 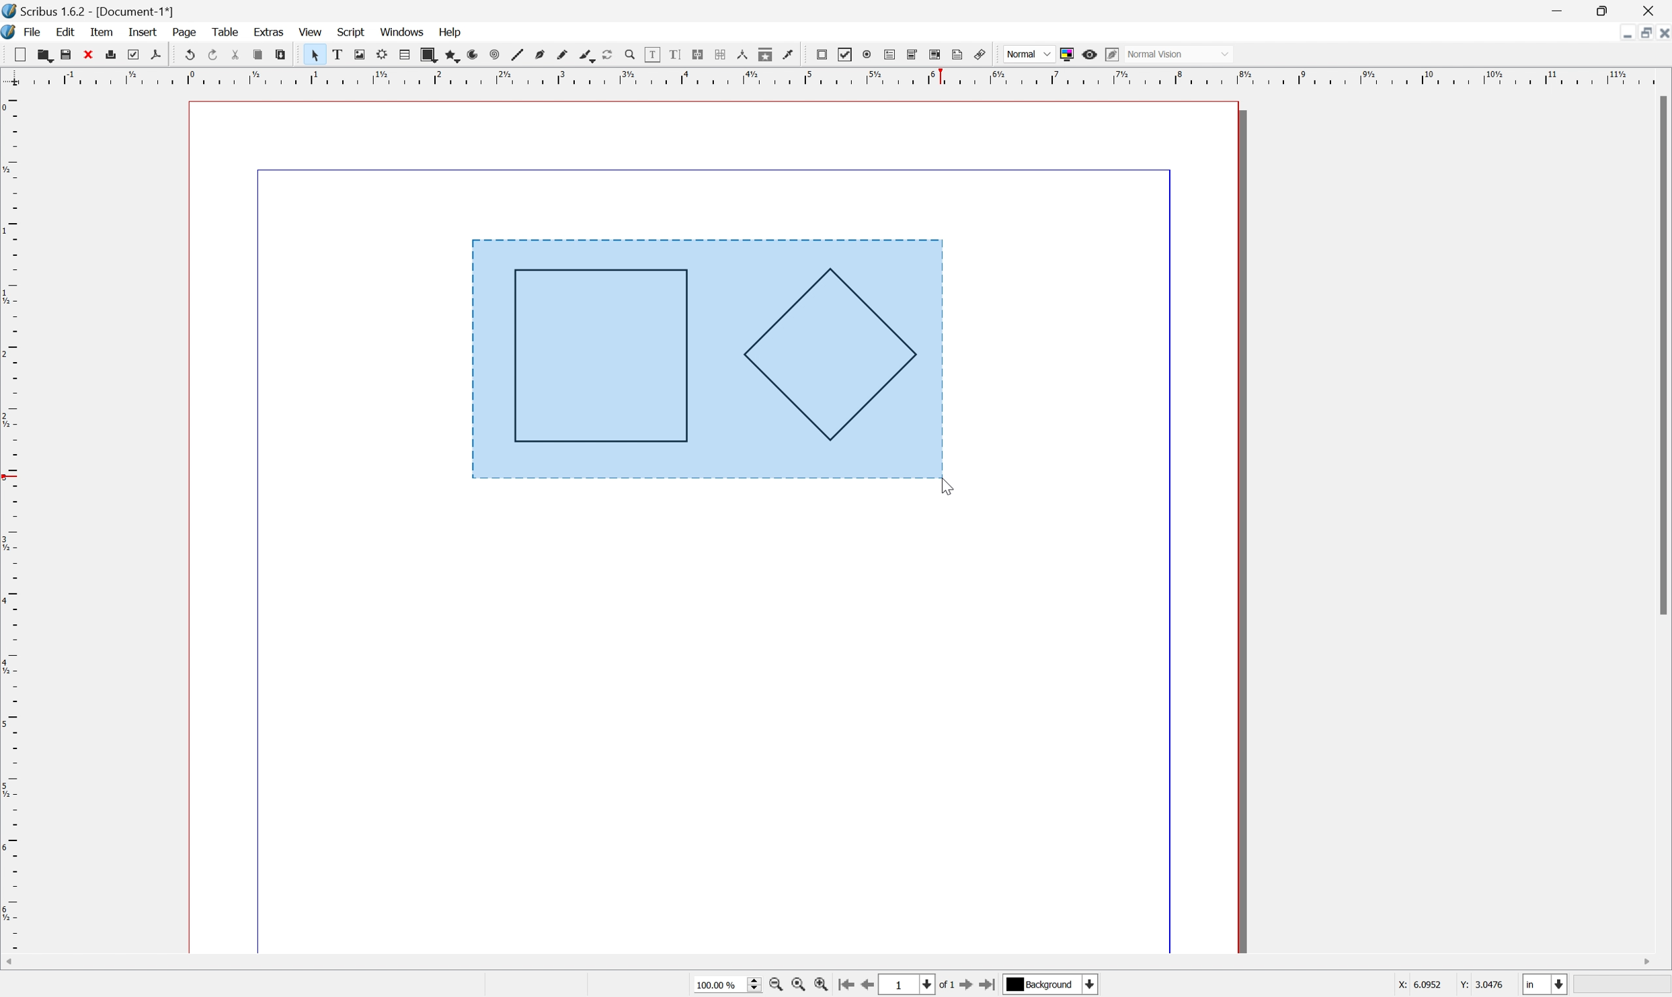 What do you see at coordinates (605, 54) in the screenshot?
I see `rotate item` at bounding box center [605, 54].